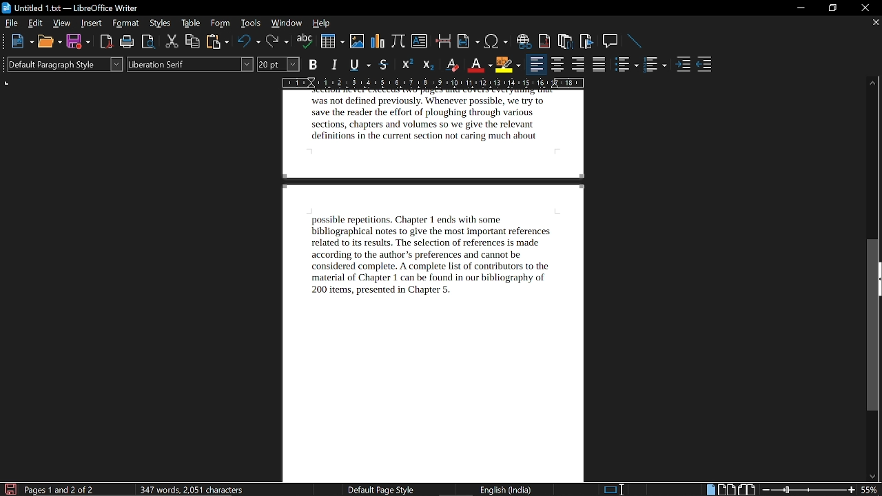 Image resolution: width=882 pixels, height=496 pixels. Describe the element at coordinates (190, 489) in the screenshot. I see `words and characters` at that location.